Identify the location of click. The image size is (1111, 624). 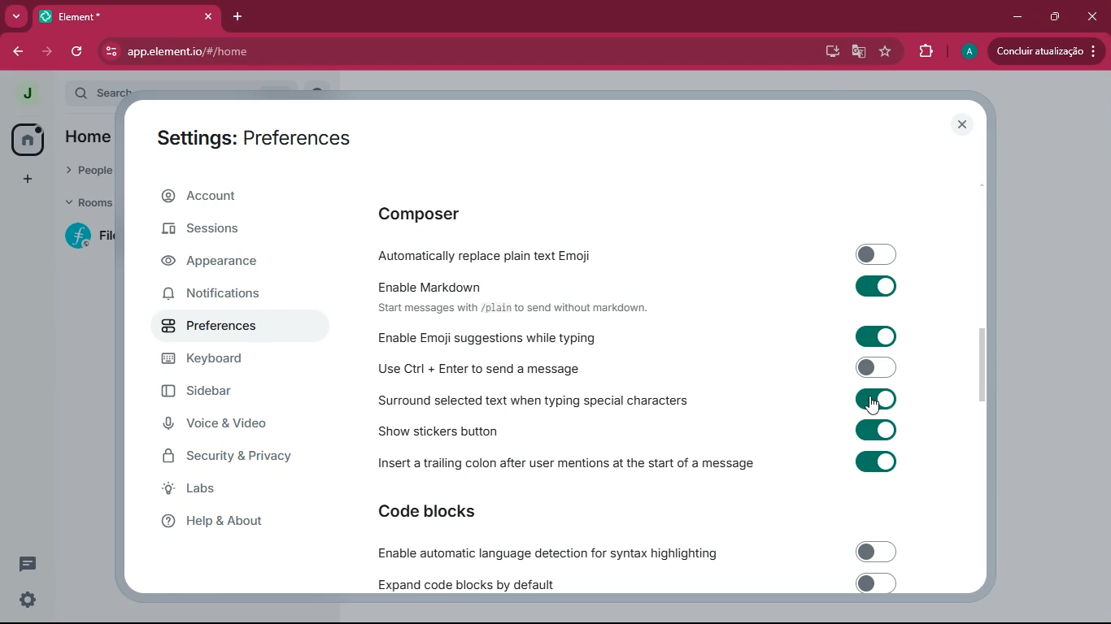
(1095, 18).